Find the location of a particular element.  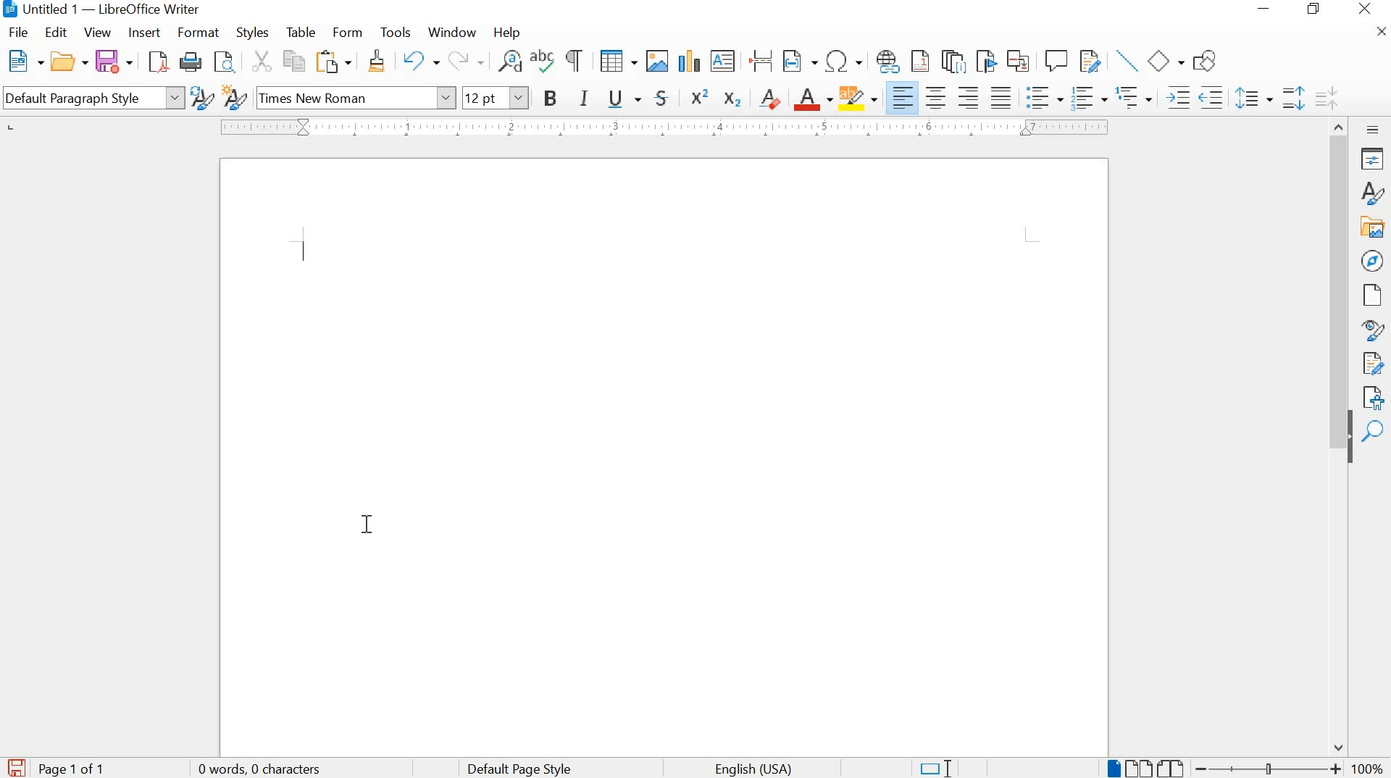

FIND AND REPLACE is located at coordinates (509, 61).